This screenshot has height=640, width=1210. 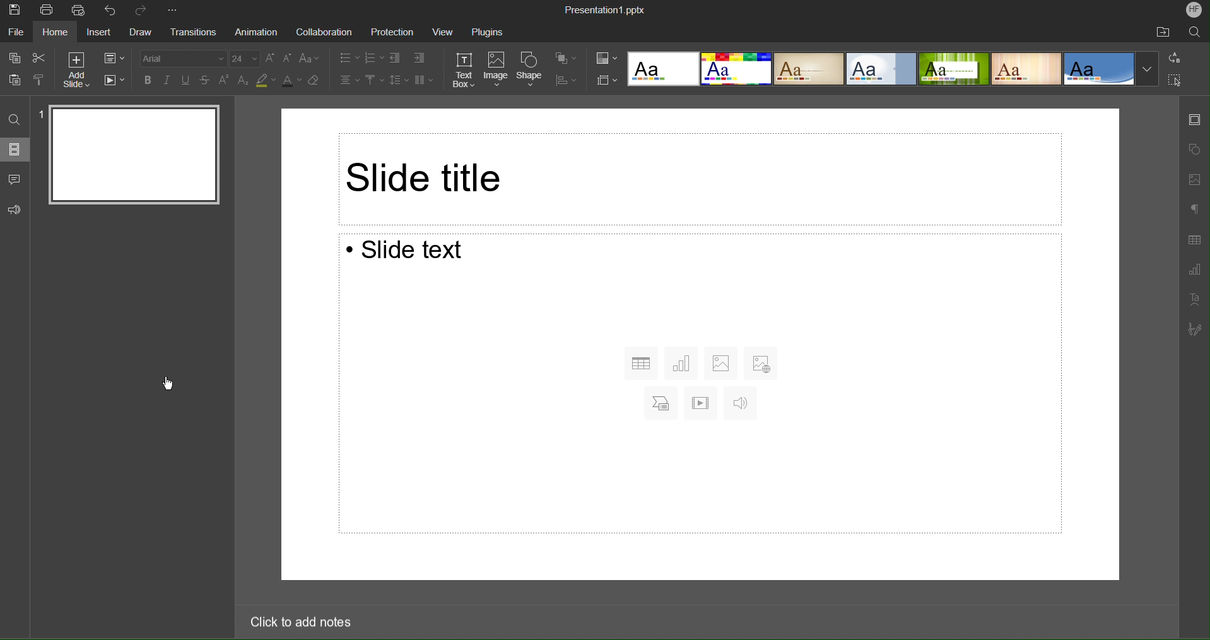 I want to click on Quick Print, so click(x=80, y=11).